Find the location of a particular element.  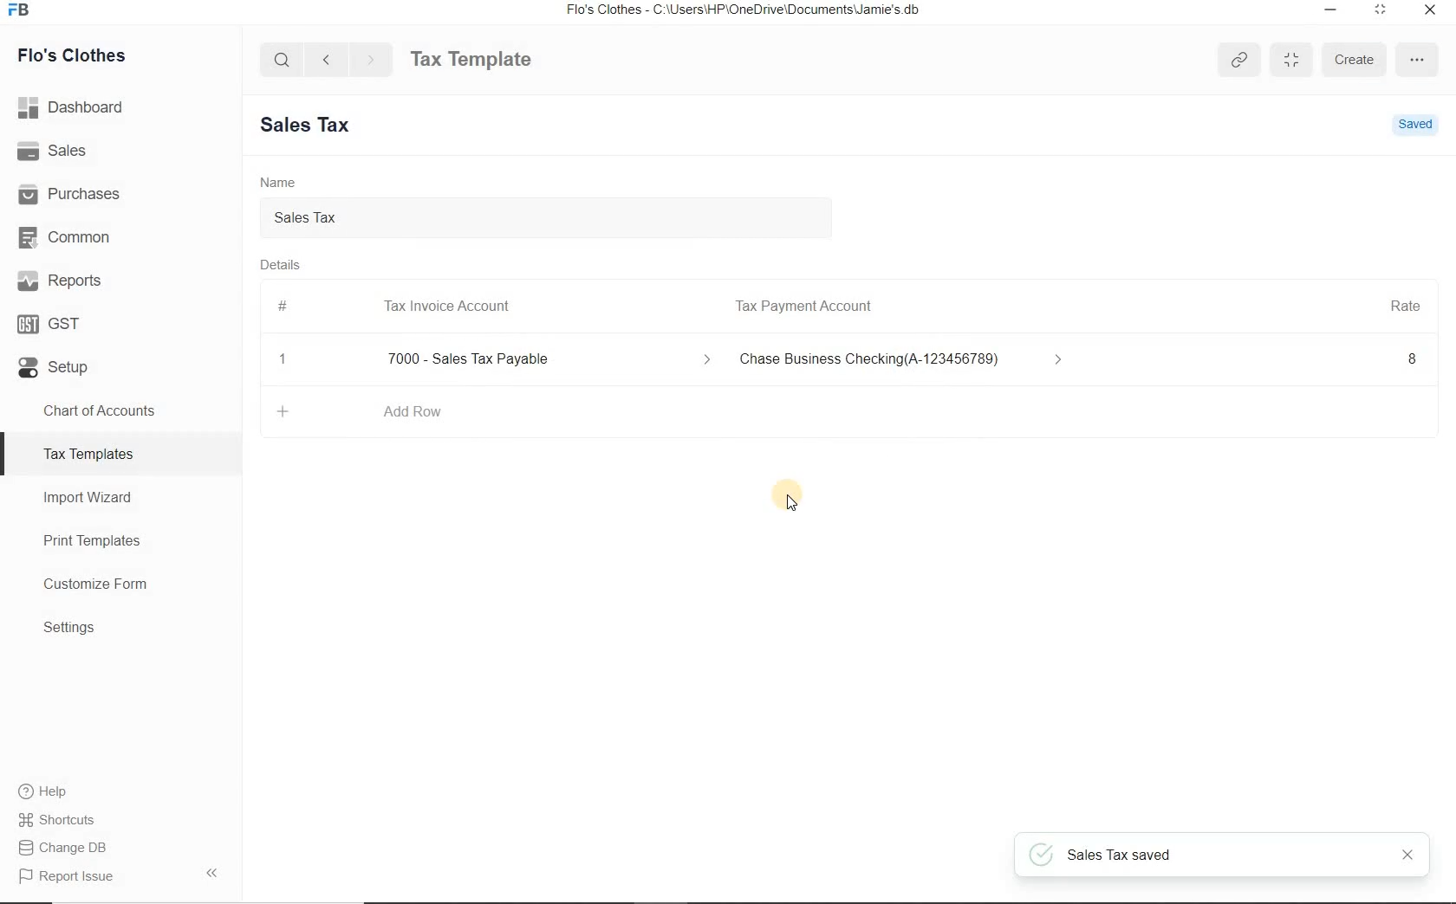

Maximize is located at coordinates (1290, 61).